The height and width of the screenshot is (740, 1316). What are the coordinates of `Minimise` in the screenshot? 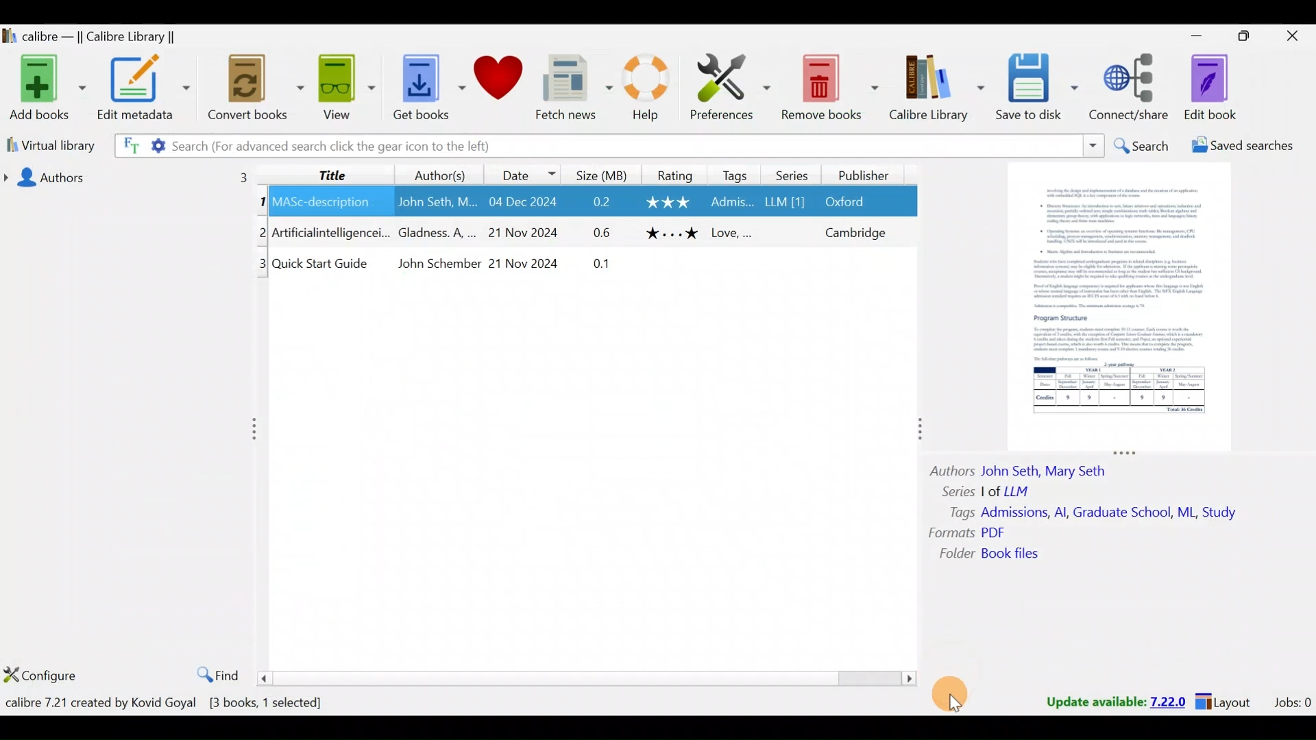 It's located at (1197, 37).